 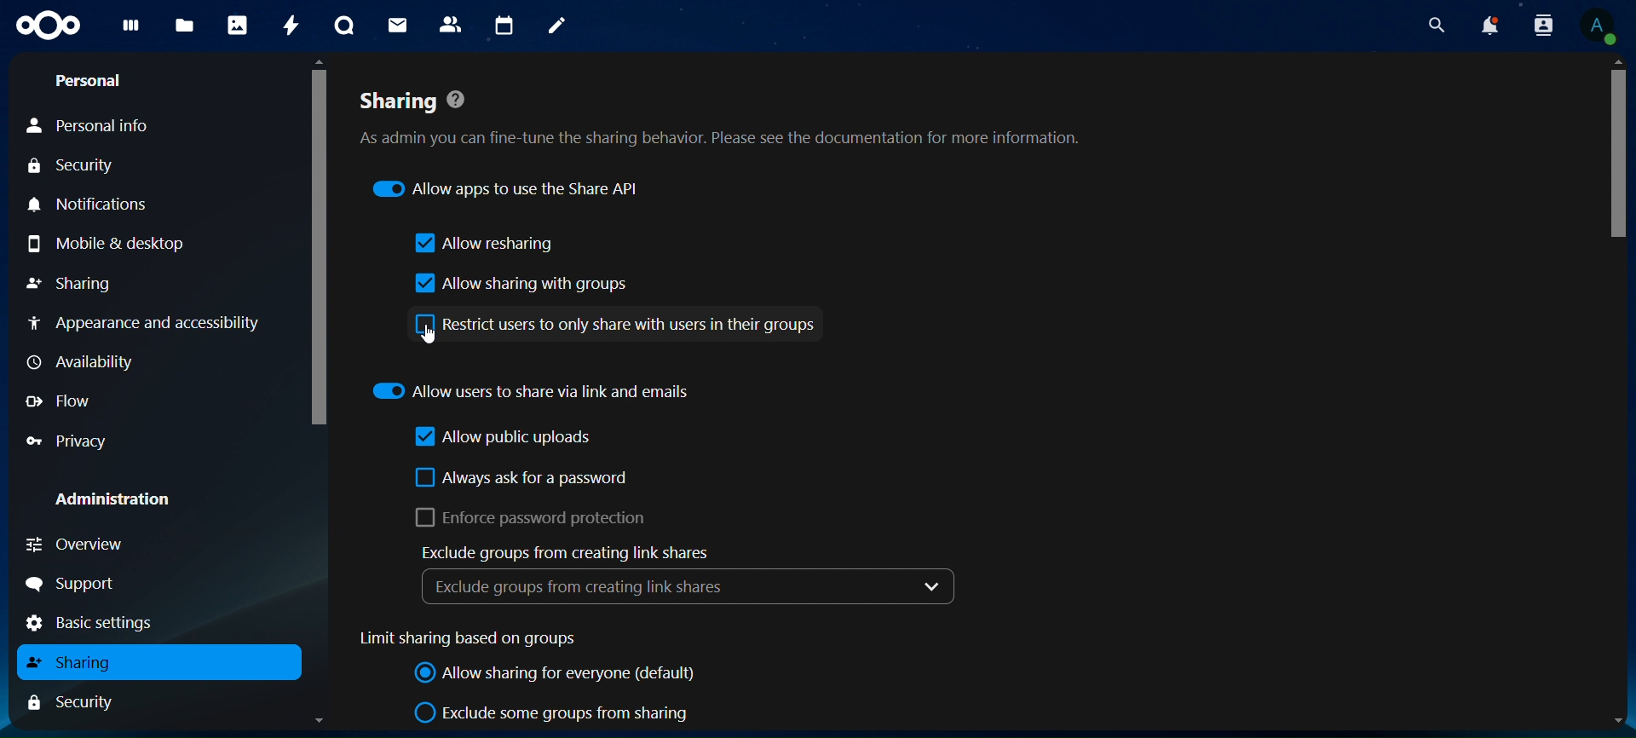 What do you see at coordinates (559, 674) in the screenshot?
I see `allow sharing for everyone` at bounding box center [559, 674].